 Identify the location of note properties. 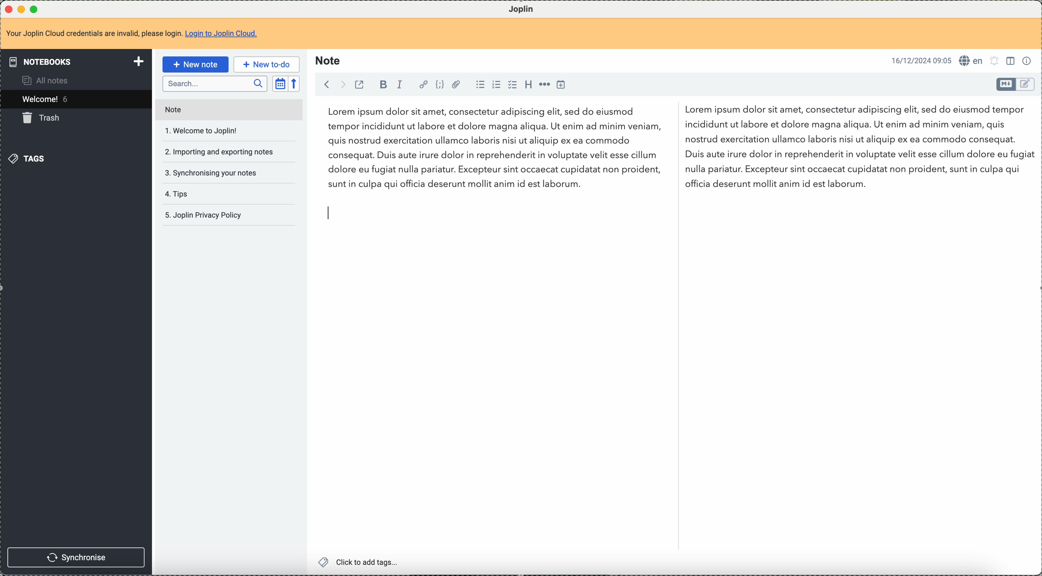
(1028, 62).